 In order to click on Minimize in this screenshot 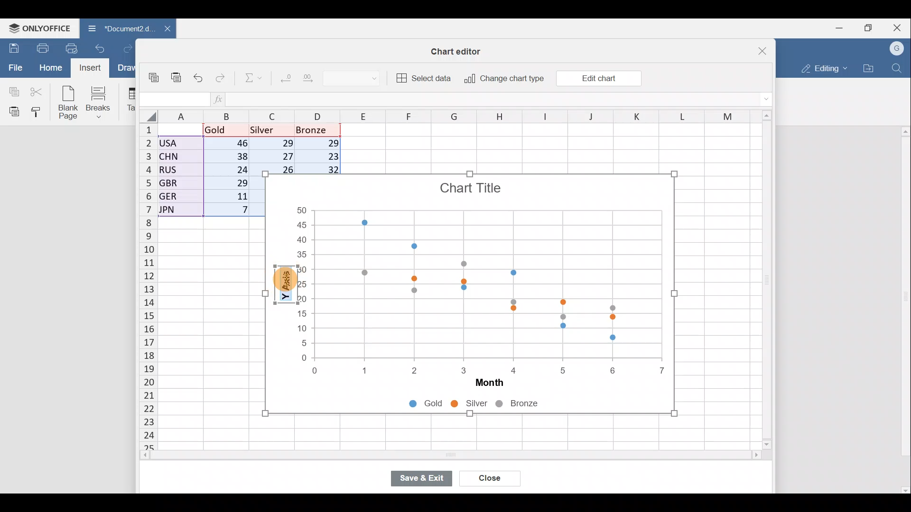, I will do `click(837, 29)`.